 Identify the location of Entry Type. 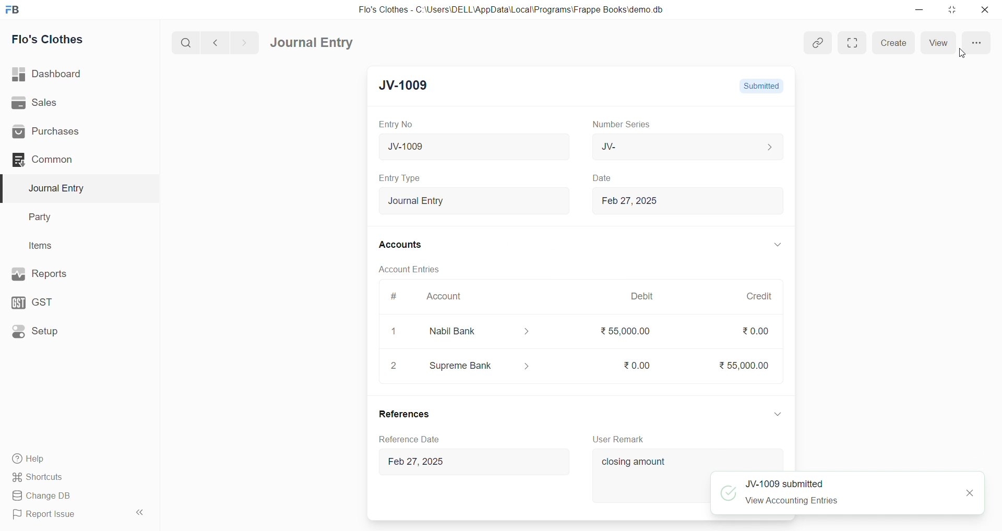
(400, 178).